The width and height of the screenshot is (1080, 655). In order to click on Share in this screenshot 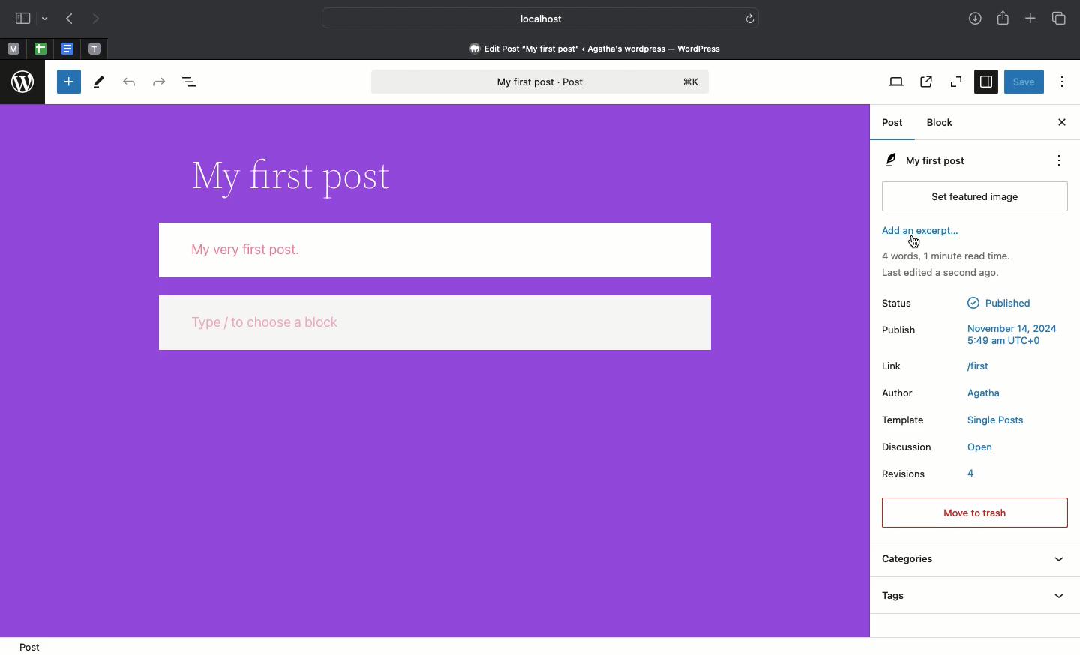, I will do `click(1005, 19)`.